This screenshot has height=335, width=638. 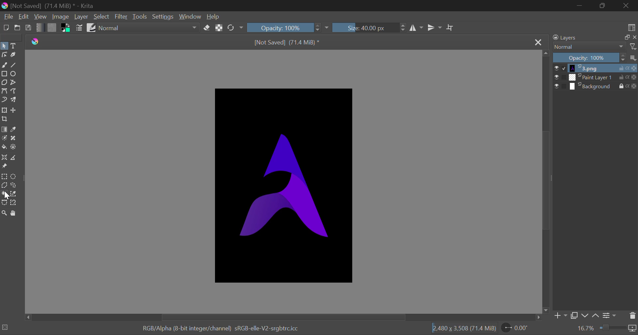 I want to click on copy, so click(x=626, y=37).